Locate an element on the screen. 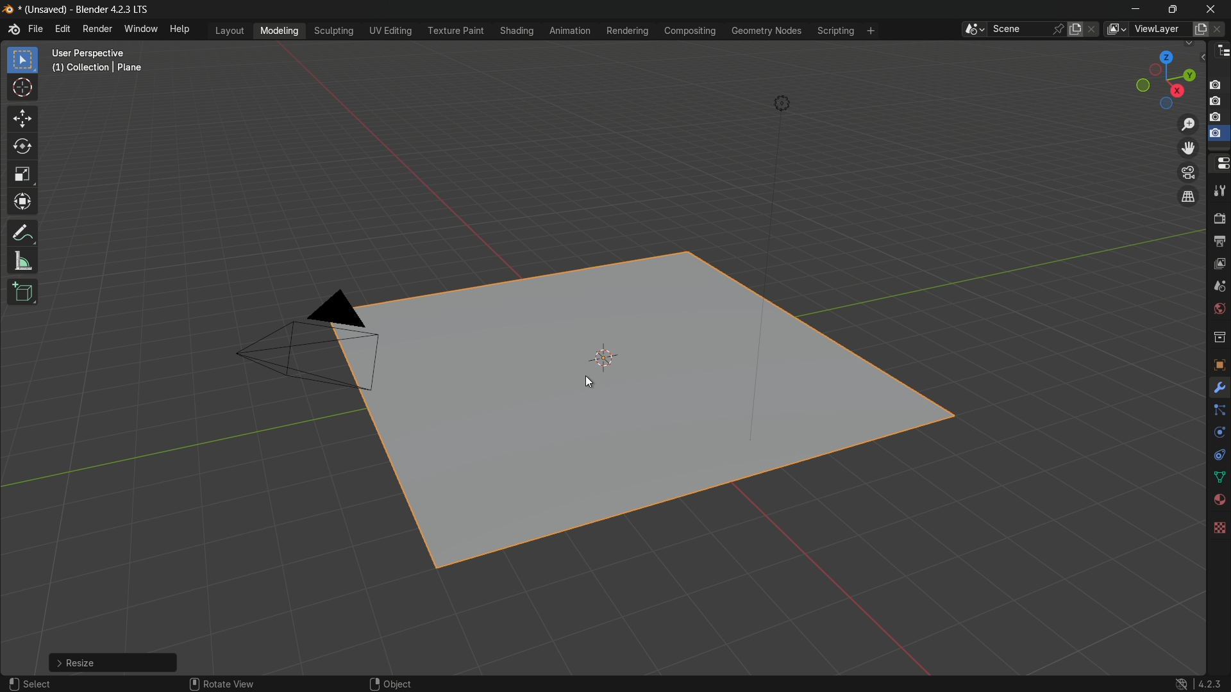 The image size is (1231, 692). animation is located at coordinates (571, 31).